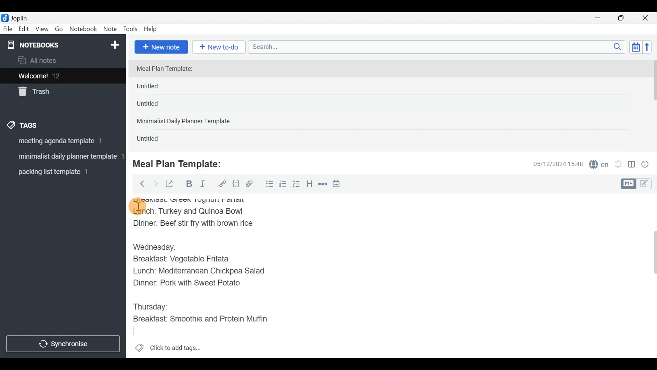 The image size is (657, 370). Describe the element at coordinates (131, 29) in the screenshot. I see `Tools` at that location.